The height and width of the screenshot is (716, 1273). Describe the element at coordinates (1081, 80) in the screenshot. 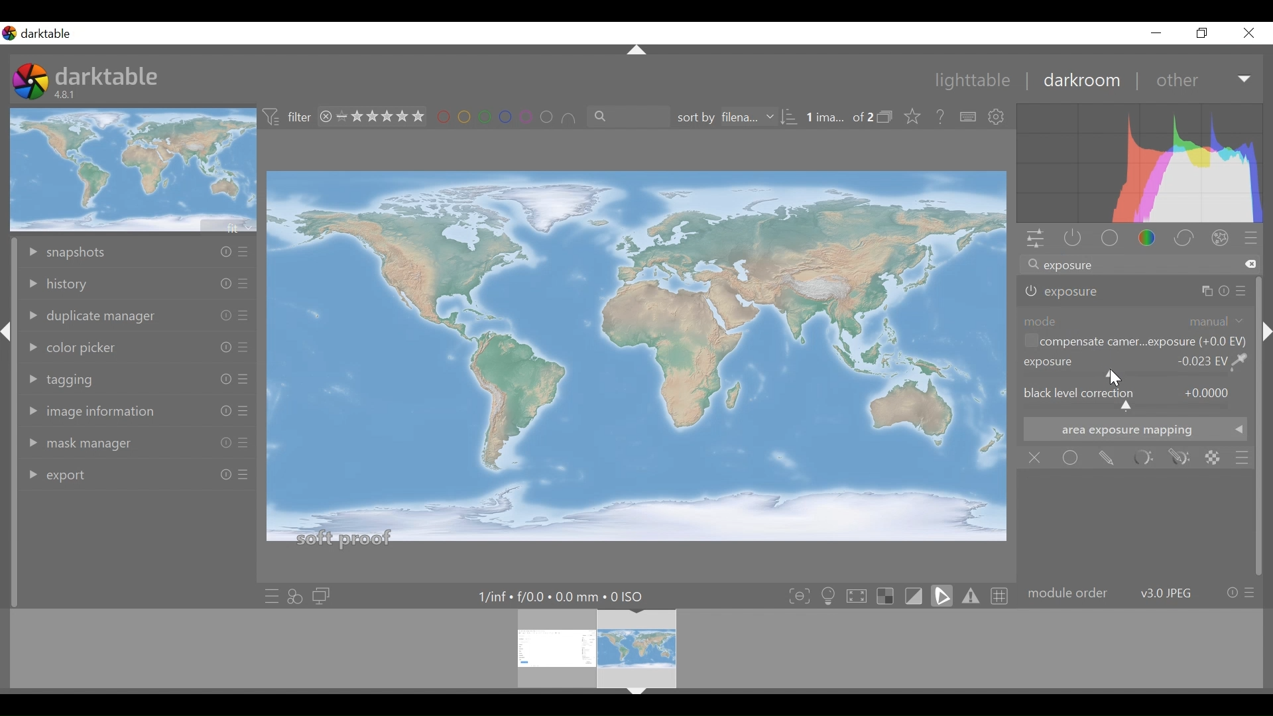

I see `darkroom` at that location.